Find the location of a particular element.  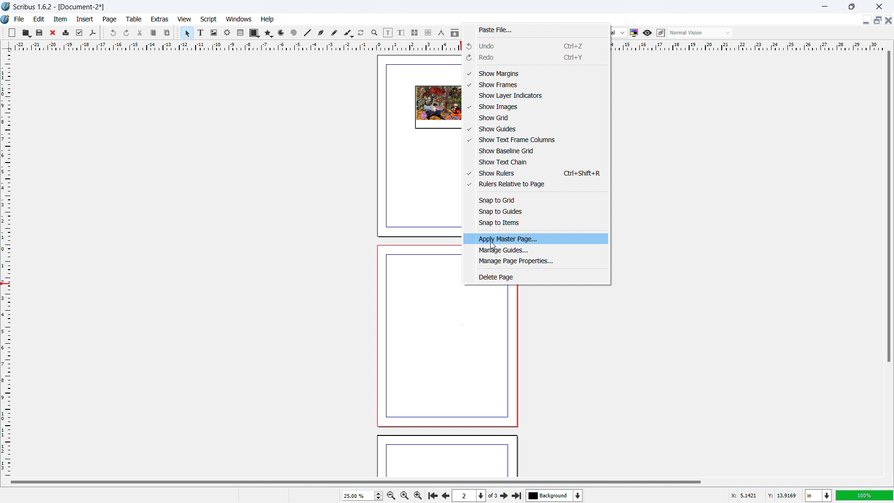

zoom in by the stepping value in tool preference is located at coordinates (418, 495).